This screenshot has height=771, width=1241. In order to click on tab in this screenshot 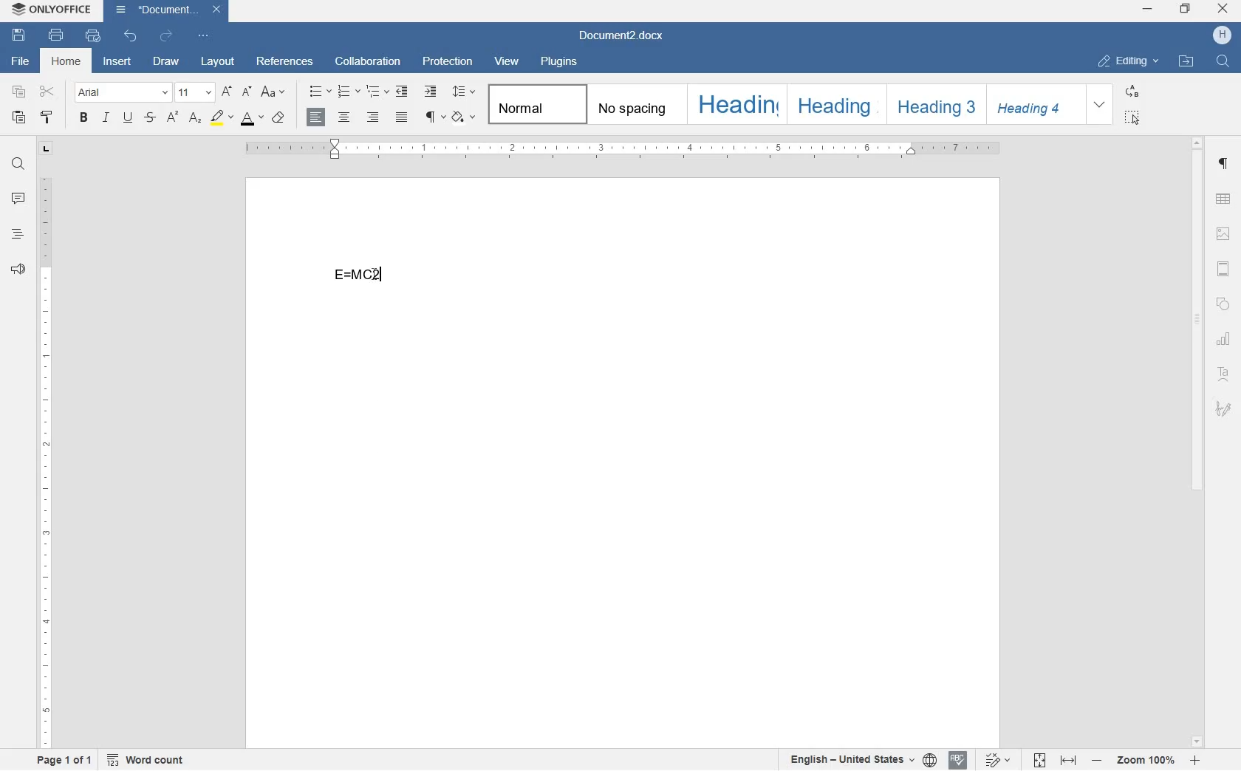, I will do `click(45, 146)`.